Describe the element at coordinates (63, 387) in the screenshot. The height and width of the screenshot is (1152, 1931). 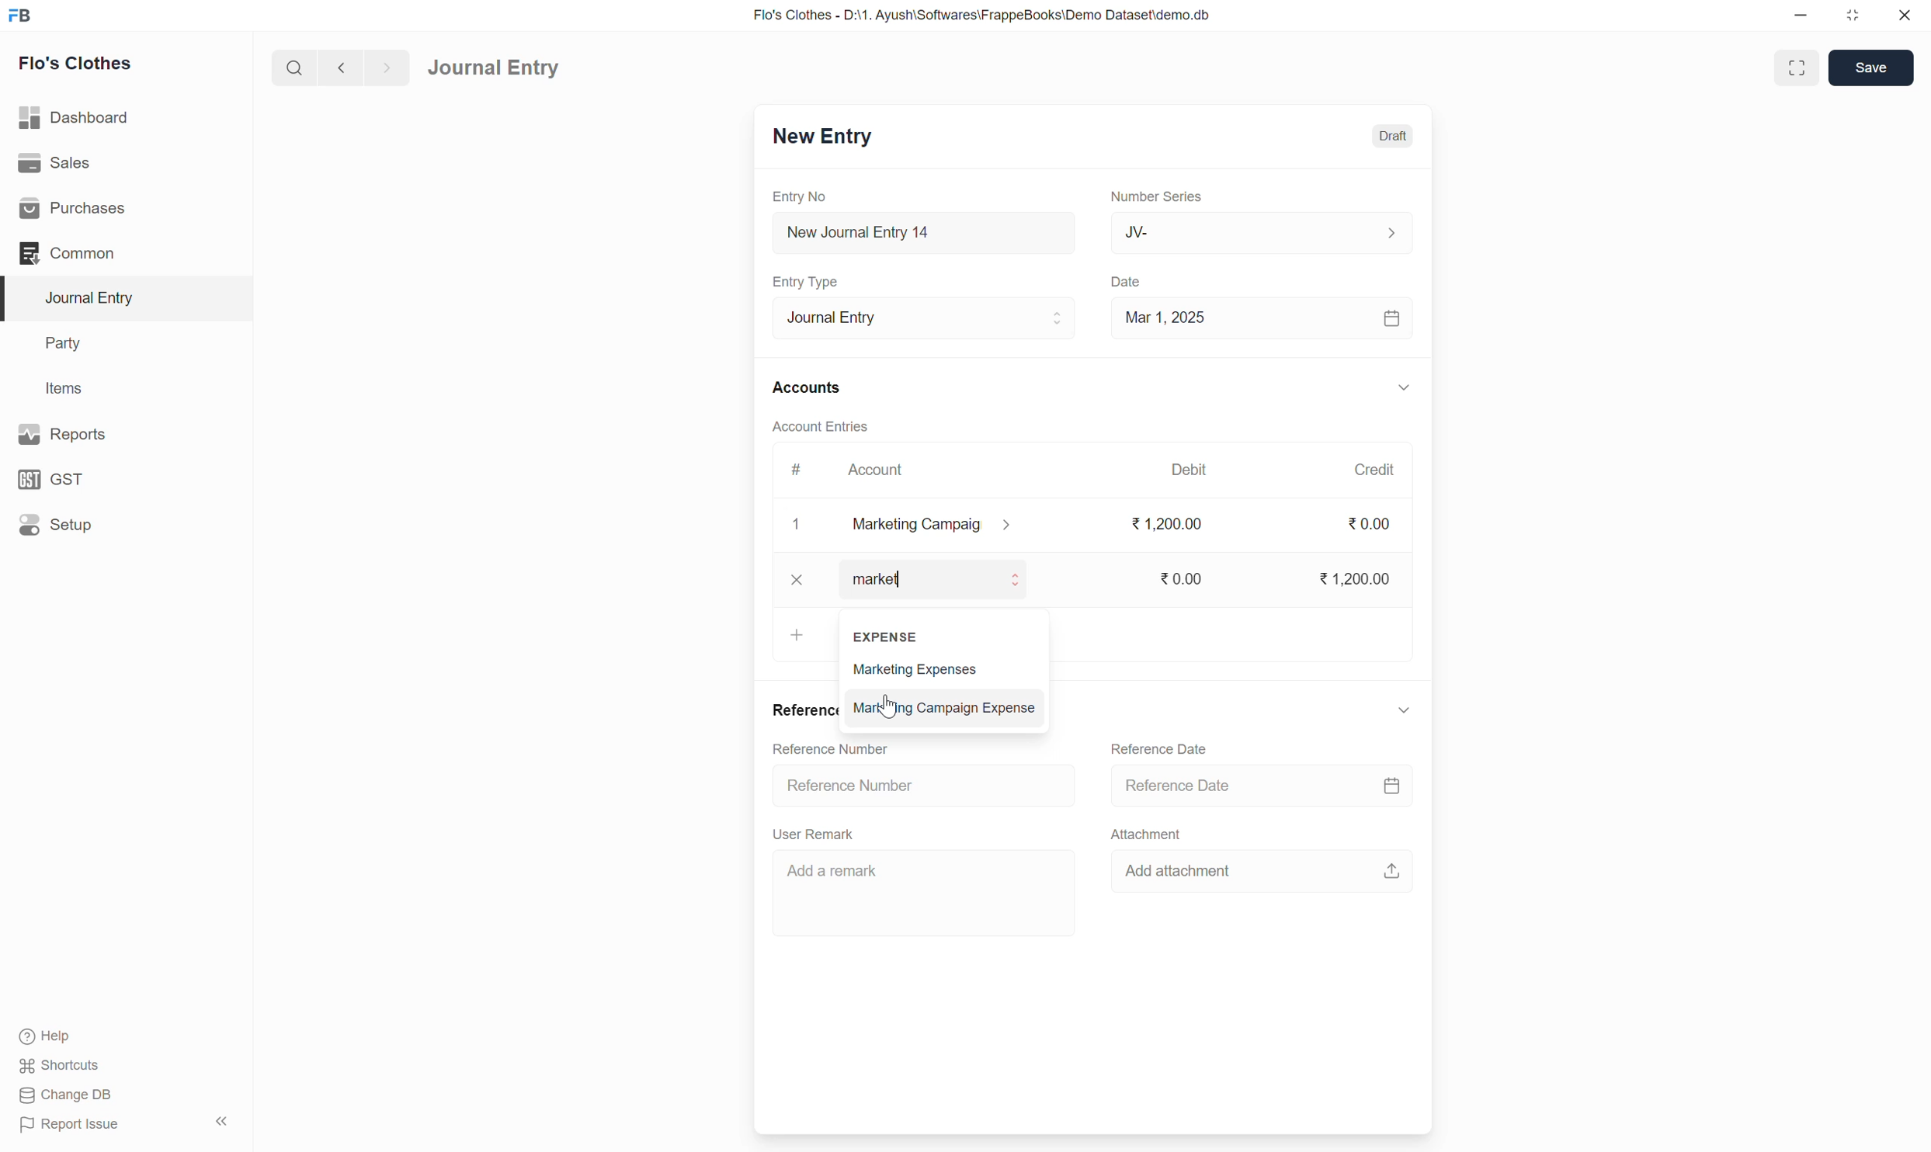
I see `Items` at that location.